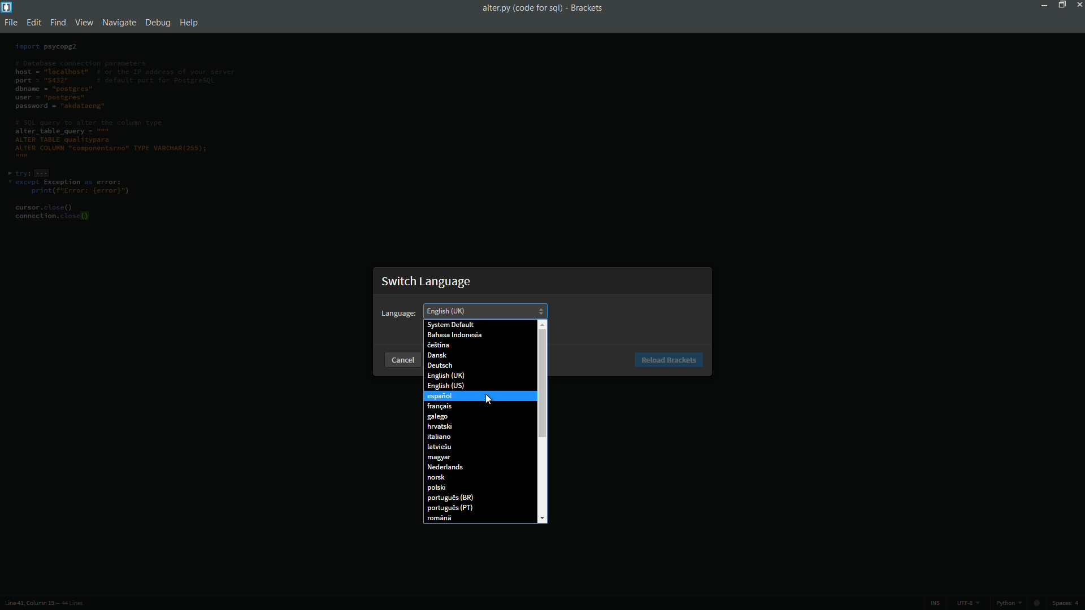 The image size is (1085, 610). What do you see at coordinates (480, 355) in the screenshot?
I see `Dansk` at bounding box center [480, 355].